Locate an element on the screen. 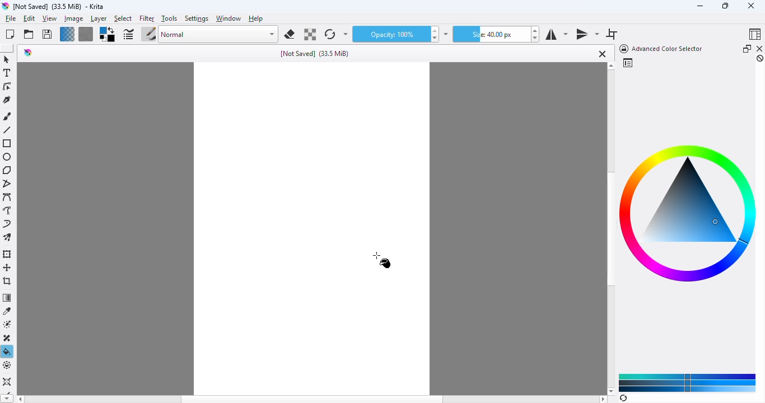  minimize is located at coordinates (700, 6).